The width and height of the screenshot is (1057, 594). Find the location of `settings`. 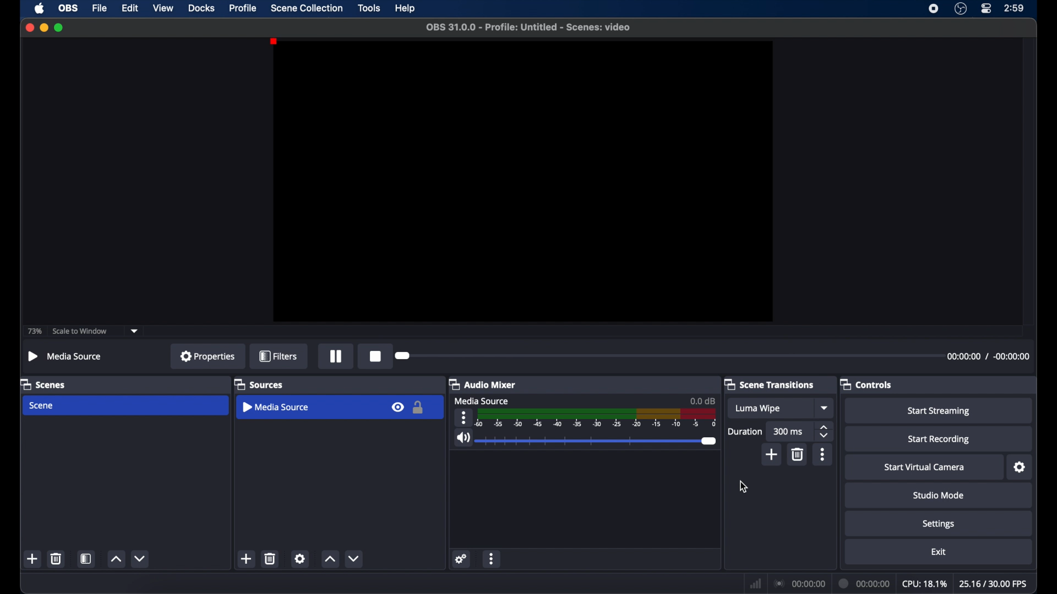

settings is located at coordinates (461, 559).